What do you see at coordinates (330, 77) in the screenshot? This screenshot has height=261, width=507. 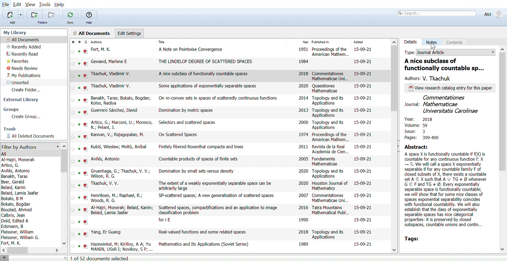 I see `Commentationes Mathematicae Uni...` at bounding box center [330, 77].